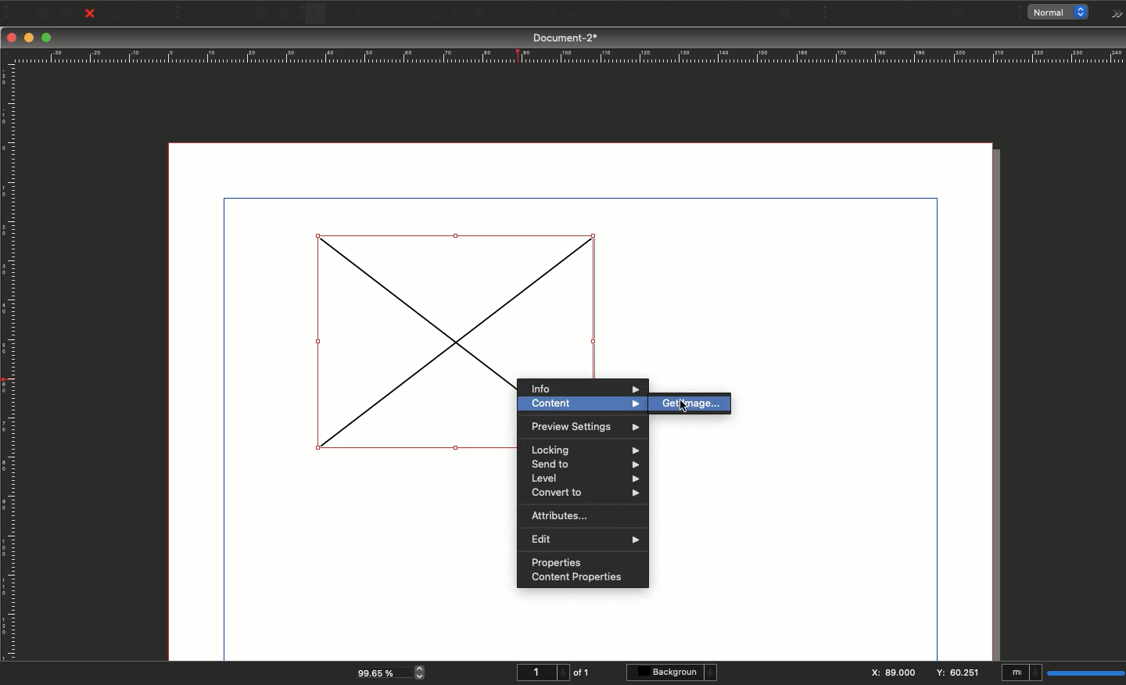 The image size is (1126, 685). I want to click on Edit contents of frame, so click(651, 15).